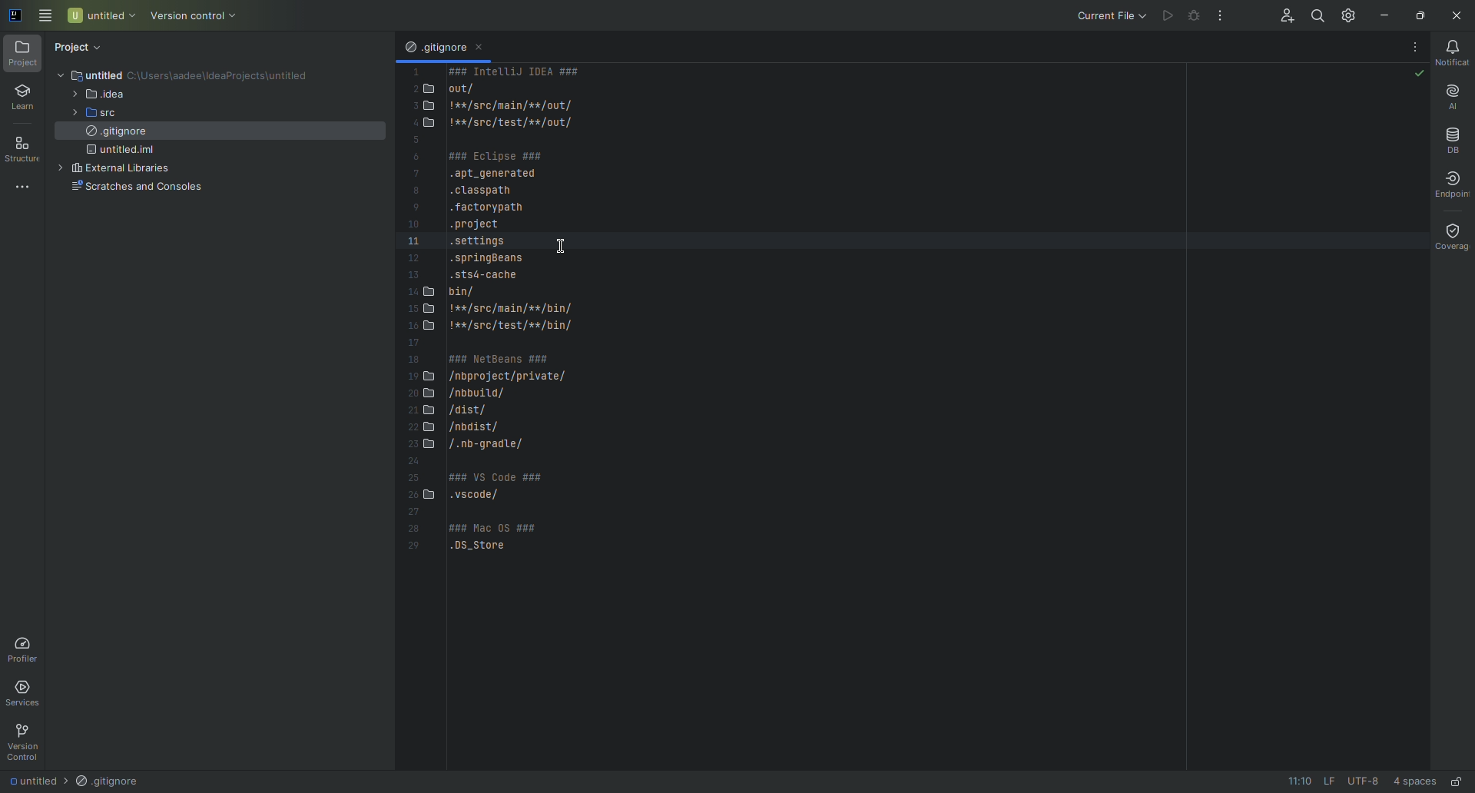  Describe the element at coordinates (1420, 14) in the screenshot. I see `Restore` at that location.